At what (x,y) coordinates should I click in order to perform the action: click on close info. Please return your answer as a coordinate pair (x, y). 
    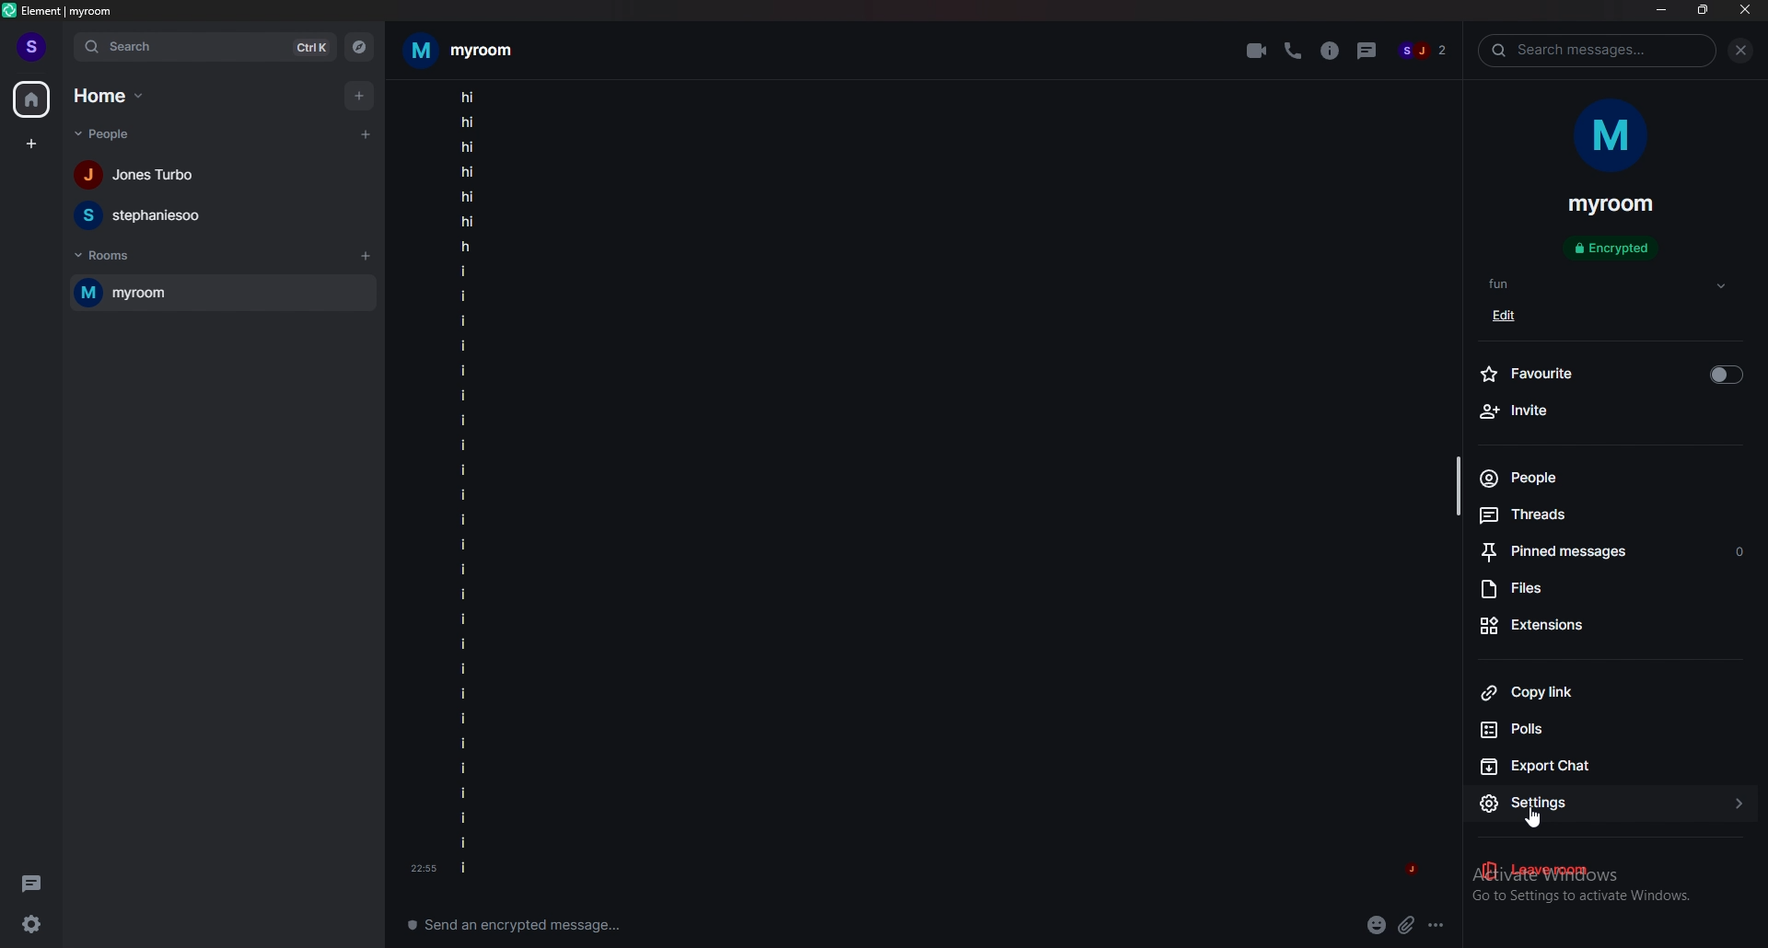
    Looking at the image, I should click on (1738, 51).